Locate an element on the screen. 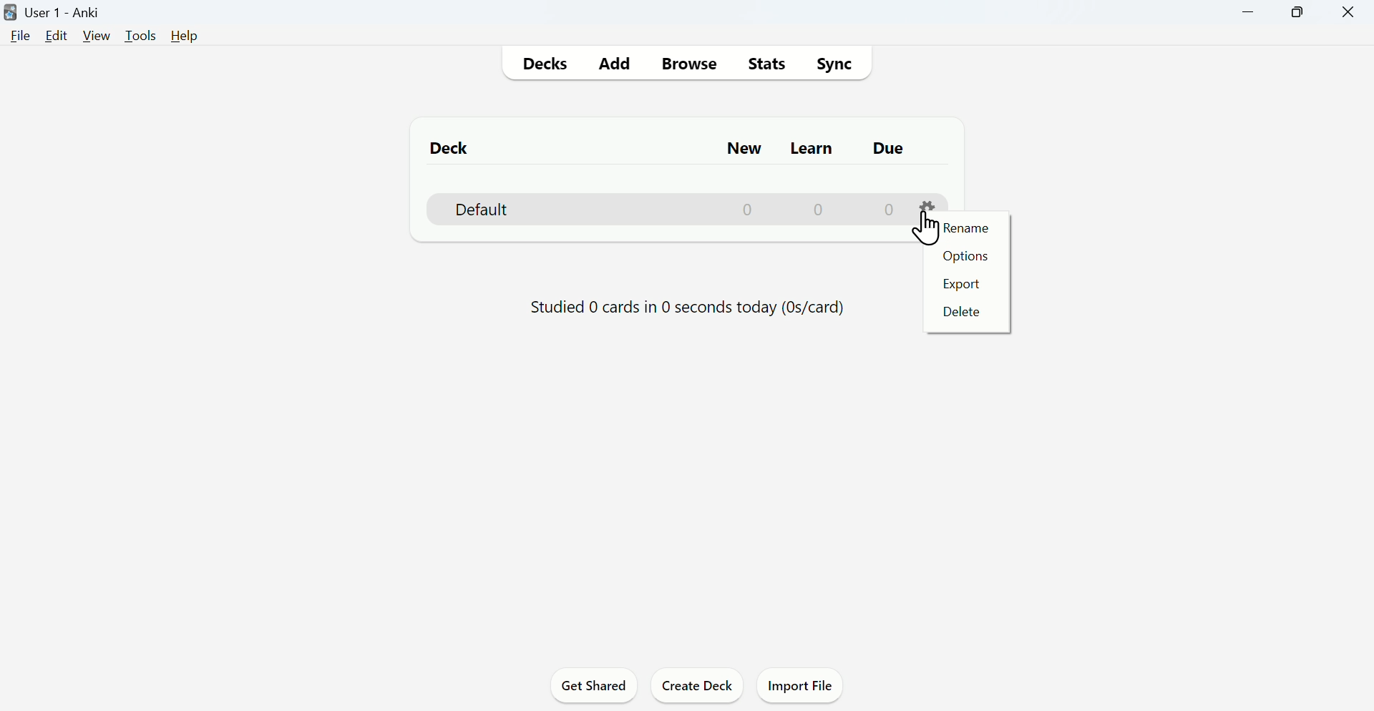 This screenshot has width=1374, height=711. Delete is located at coordinates (961, 311).